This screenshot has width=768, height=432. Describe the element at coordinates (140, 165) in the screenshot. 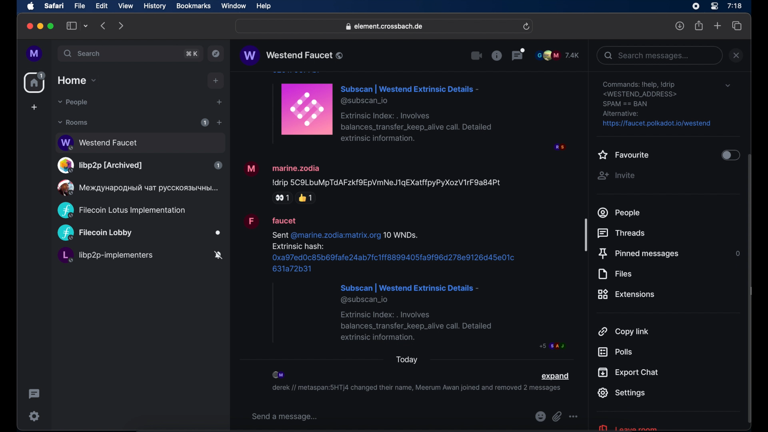

I see `public room` at that location.